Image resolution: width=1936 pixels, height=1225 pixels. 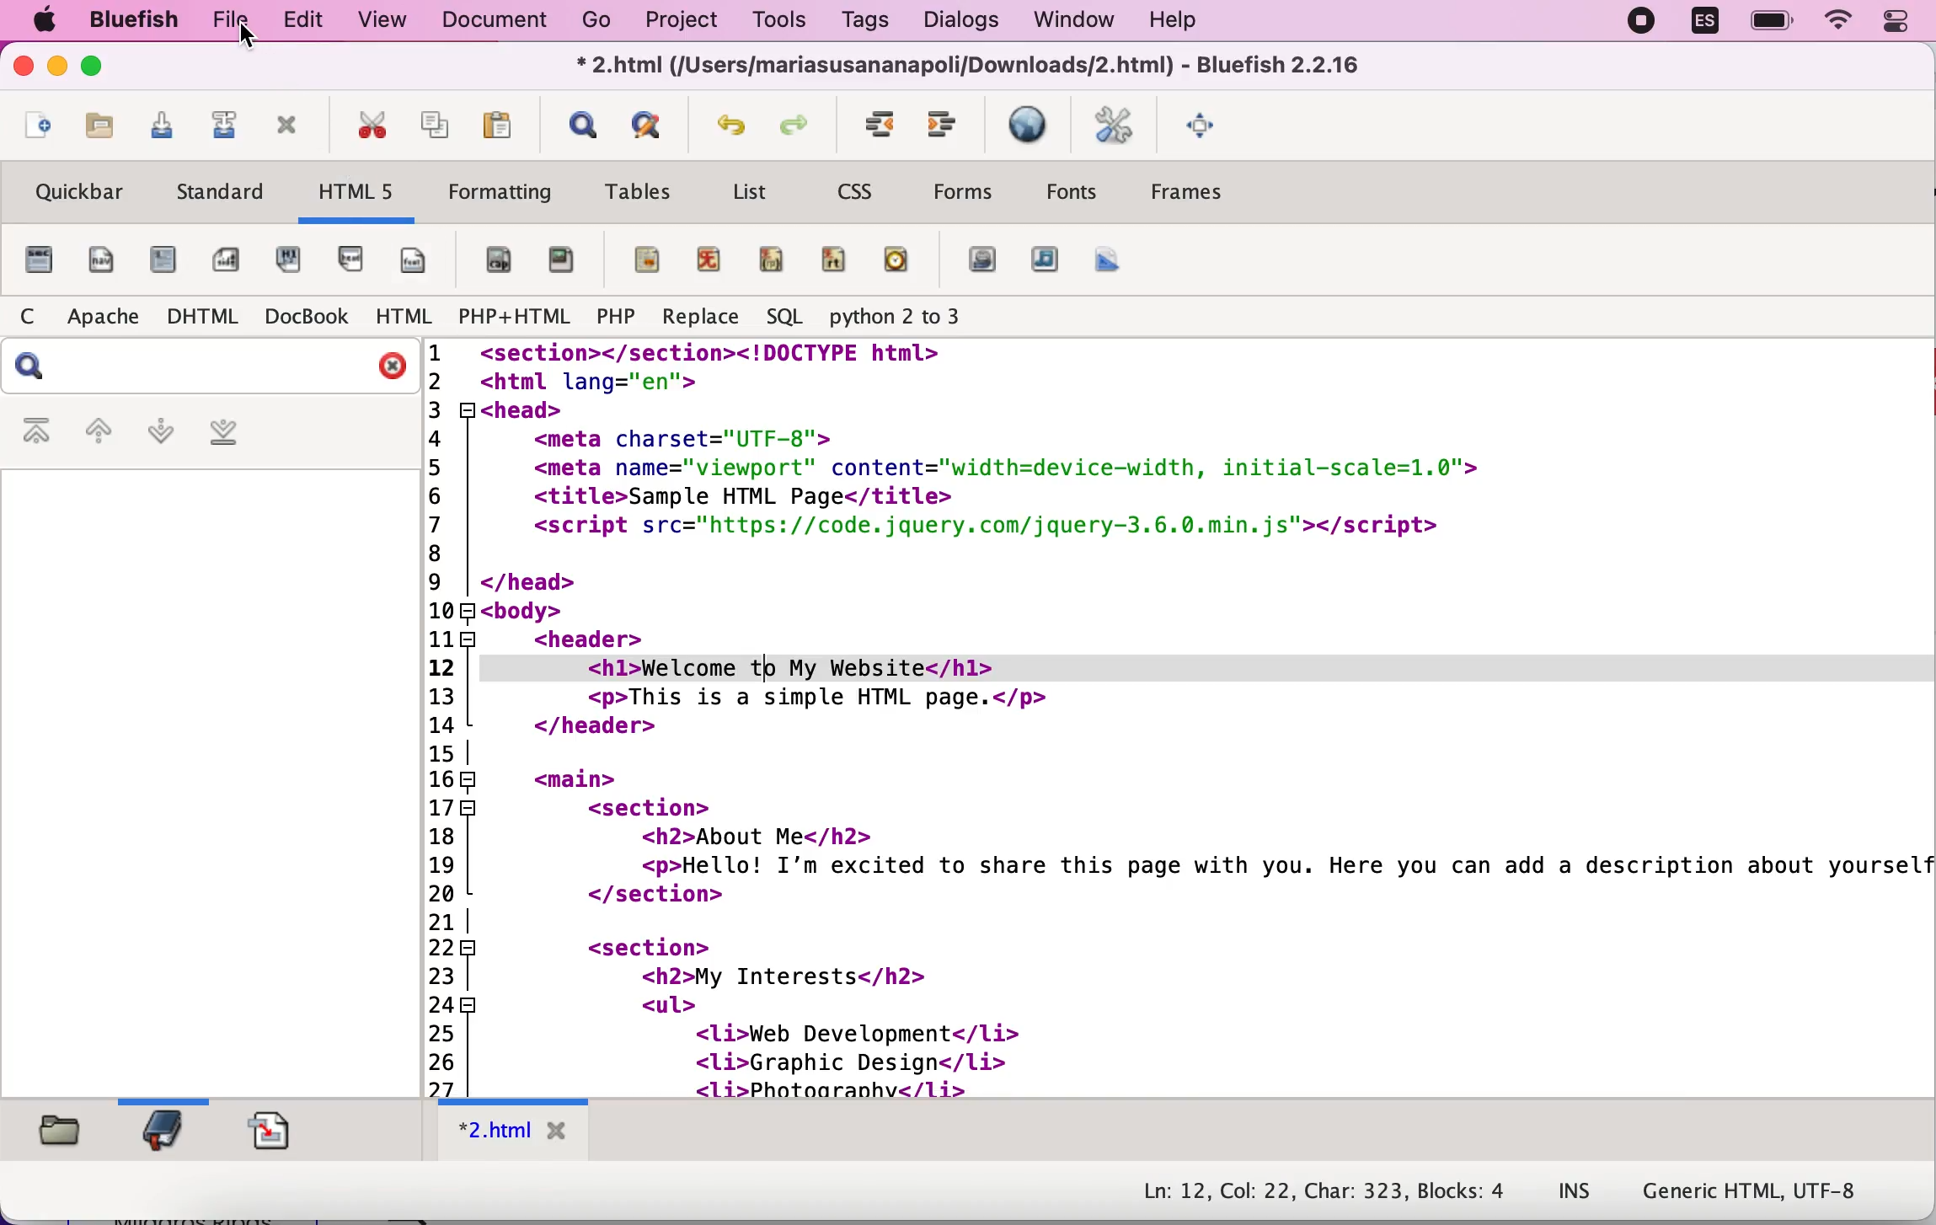 I want to click on footer, so click(x=416, y=260).